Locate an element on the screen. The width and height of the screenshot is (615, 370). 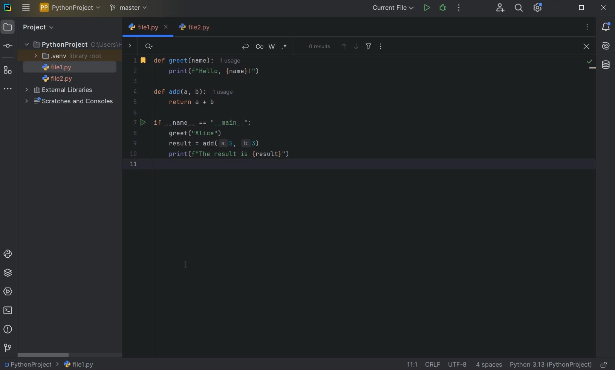
CURRENT INTERPRETER is located at coordinates (551, 365).